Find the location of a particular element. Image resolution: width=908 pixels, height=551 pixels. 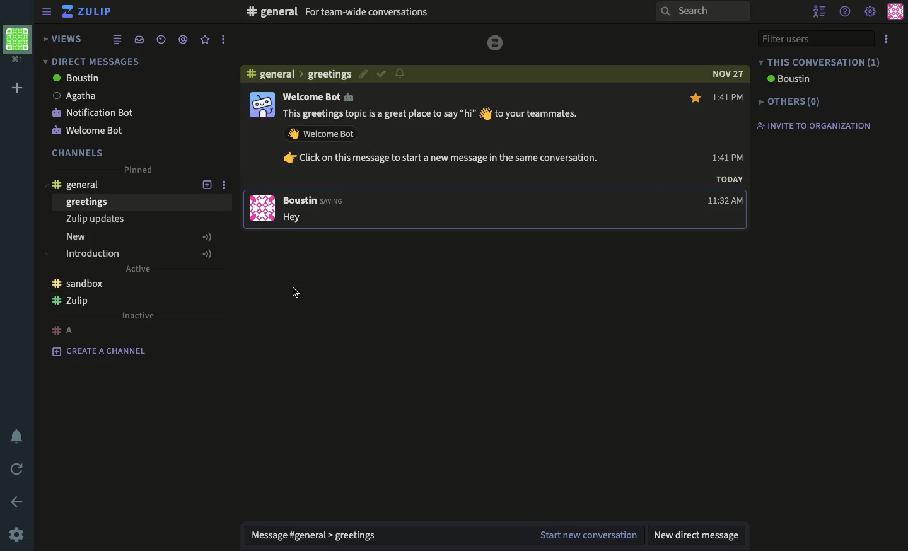

introduction is located at coordinates (140, 253).